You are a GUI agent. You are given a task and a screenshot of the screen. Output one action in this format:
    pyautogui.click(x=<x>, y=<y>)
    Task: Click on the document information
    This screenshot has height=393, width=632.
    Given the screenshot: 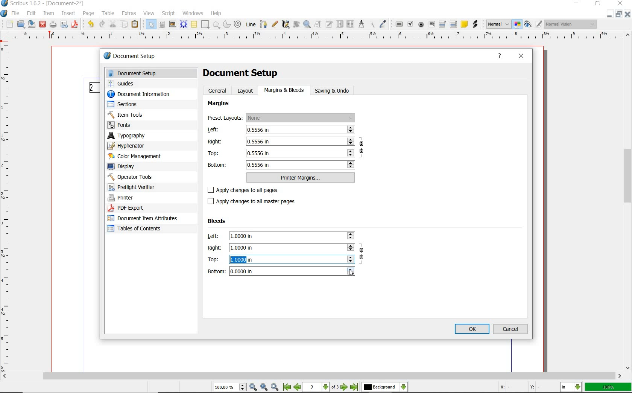 What is the action you would take?
    pyautogui.click(x=146, y=94)
    